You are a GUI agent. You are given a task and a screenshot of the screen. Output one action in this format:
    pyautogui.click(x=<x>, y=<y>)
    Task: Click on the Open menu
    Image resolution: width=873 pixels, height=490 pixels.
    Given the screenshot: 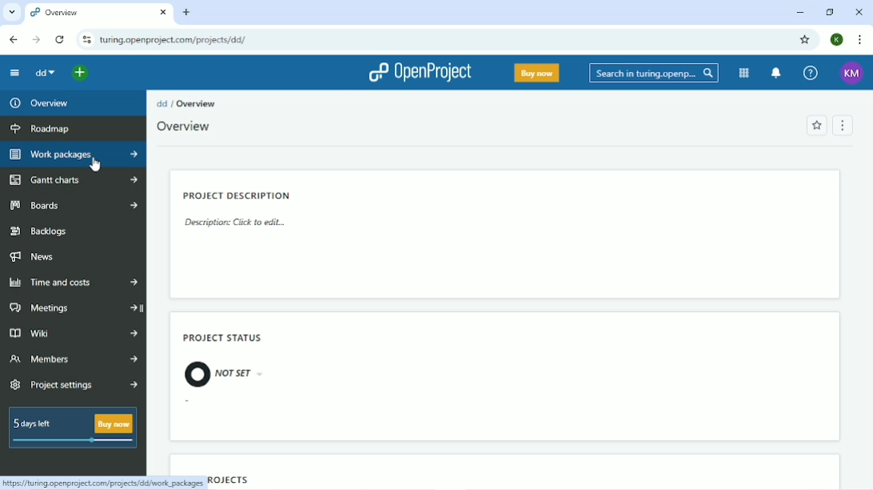 What is the action you would take?
    pyautogui.click(x=846, y=124)
    